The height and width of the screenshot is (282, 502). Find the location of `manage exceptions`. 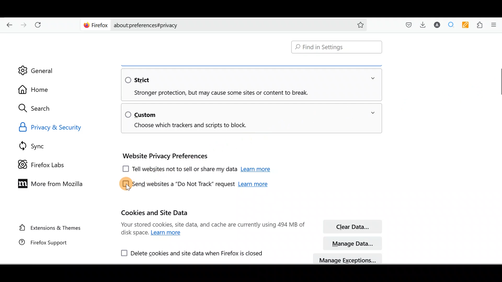

manage exceptions is located at coordinates (348, 258).